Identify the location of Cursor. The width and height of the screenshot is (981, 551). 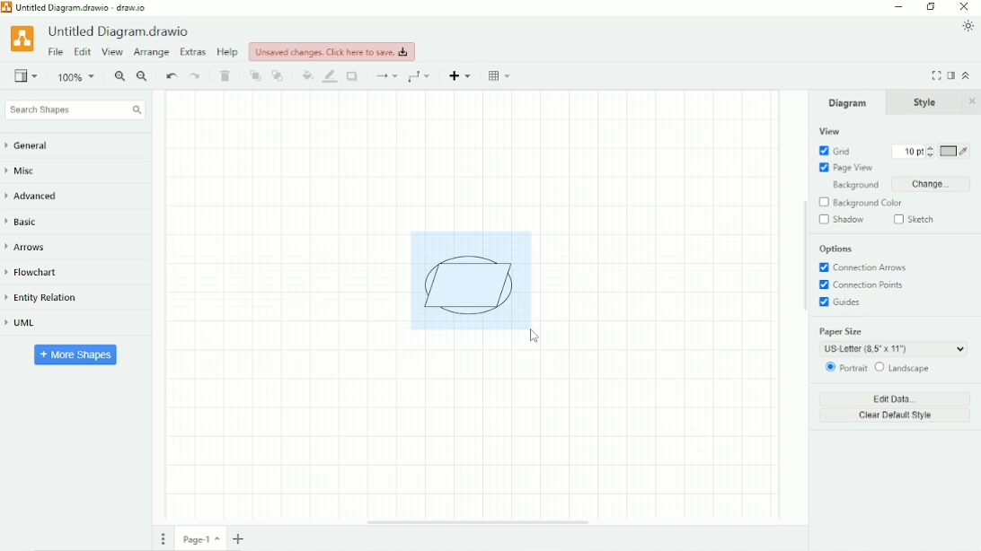
(536, 337).